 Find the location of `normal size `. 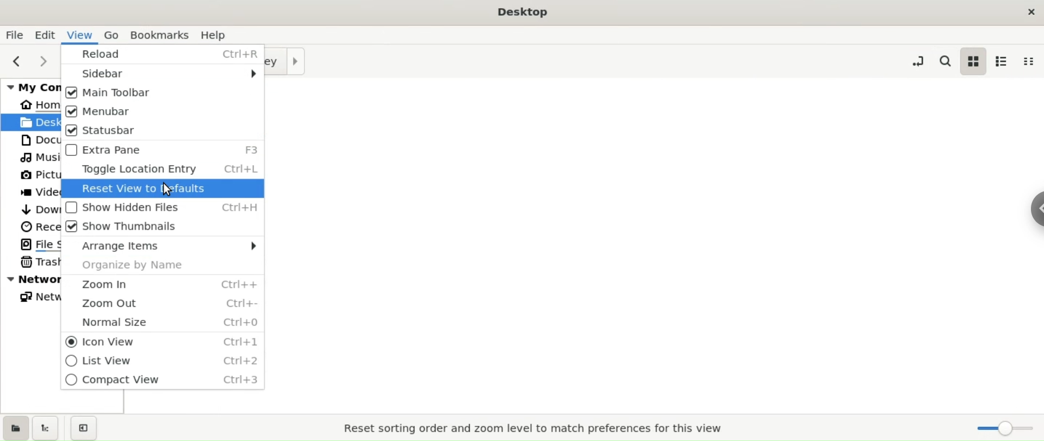

normal size  is located at coordinates (163, 323).